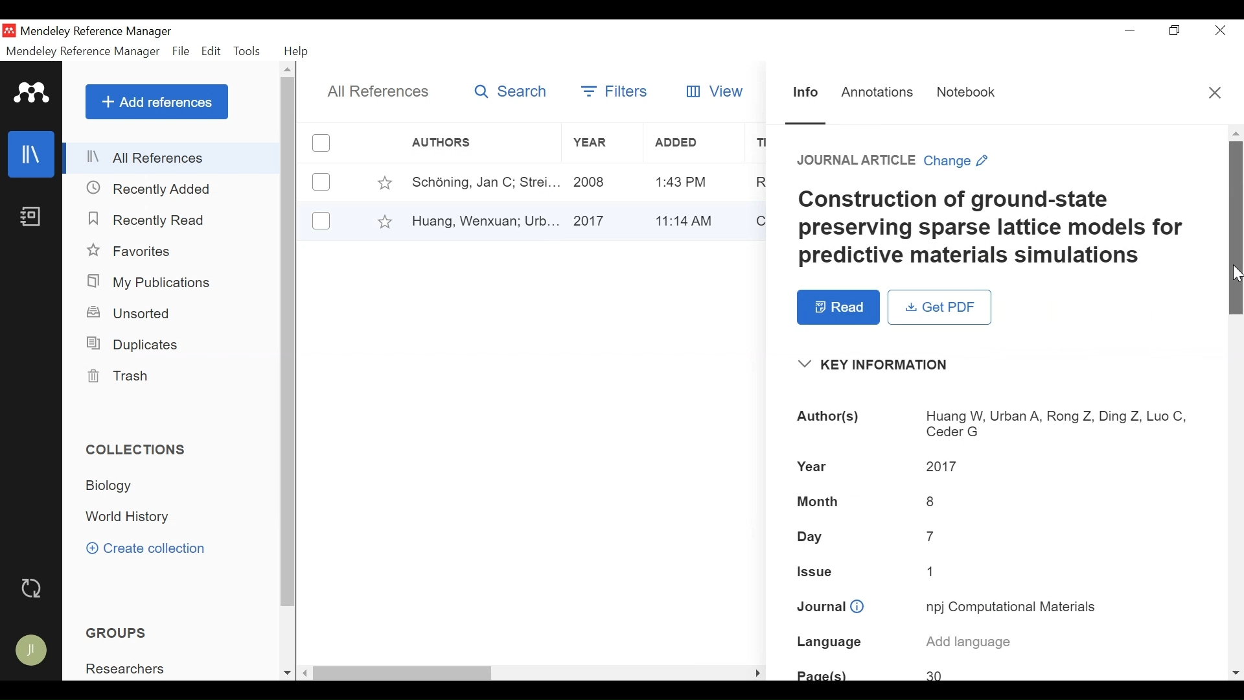  Describe the element at coordinates (1216, 93) in the screenshot. I see `Close` at that location.